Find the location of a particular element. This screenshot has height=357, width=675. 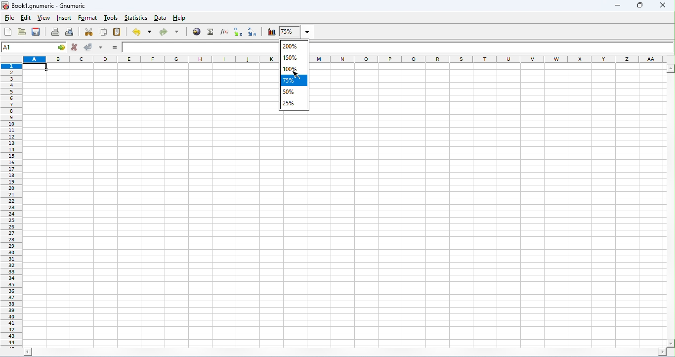

edit is located at coordinates (25, 18).